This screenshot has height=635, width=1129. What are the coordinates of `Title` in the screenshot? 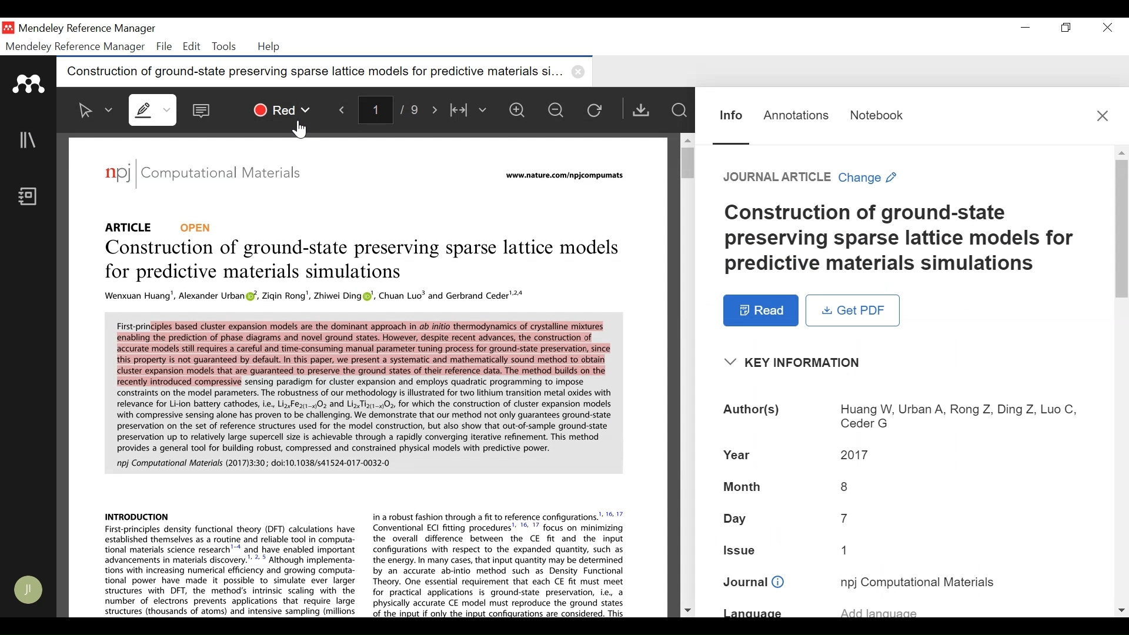 It's located at (899, 236).